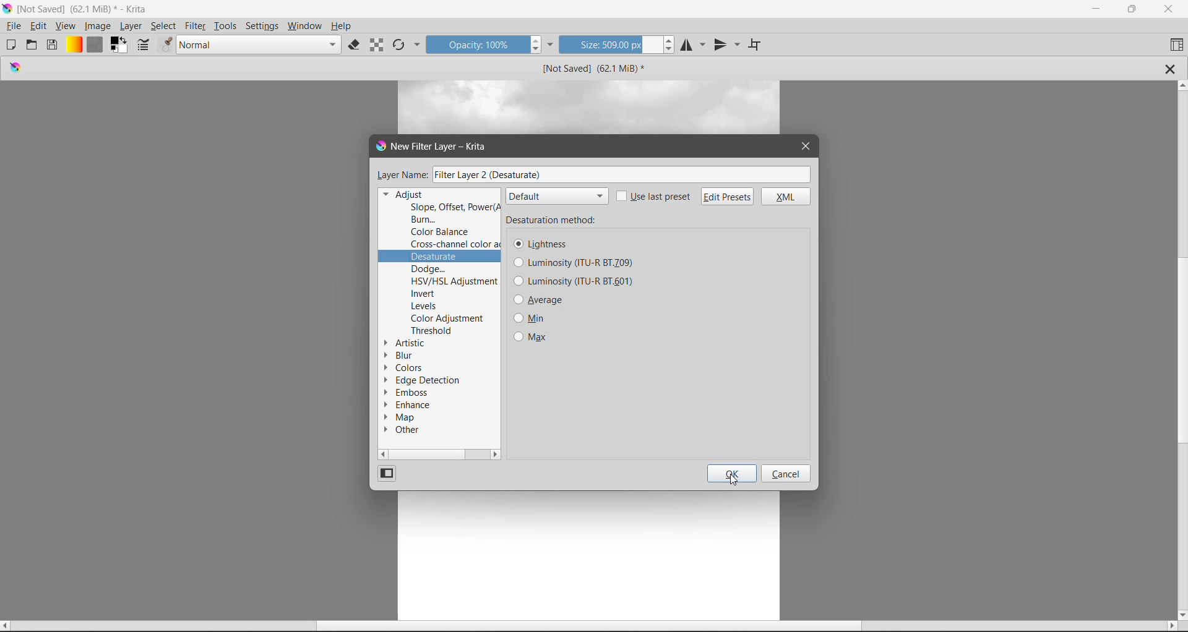 This screenshot has width=1188, height=632. What do you see at coordinates (75, 45) in the screenshot?
I see `Fill Gradients` at bounding box center [75, 45].